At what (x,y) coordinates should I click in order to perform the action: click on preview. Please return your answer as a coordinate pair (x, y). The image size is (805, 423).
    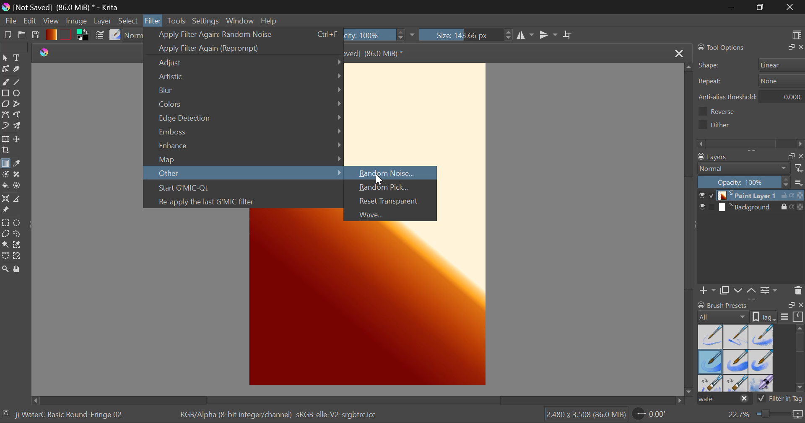
    Looking at the image, I should click on (701, 208).